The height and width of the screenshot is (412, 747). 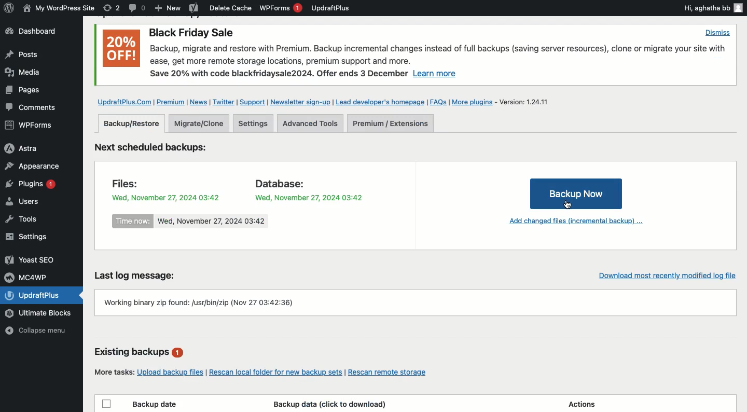 What do you see at coordinates (212, 222) in the screenshot?
I see `Wed, November 27, 2024 03:42` at bounding box center [212, 222].